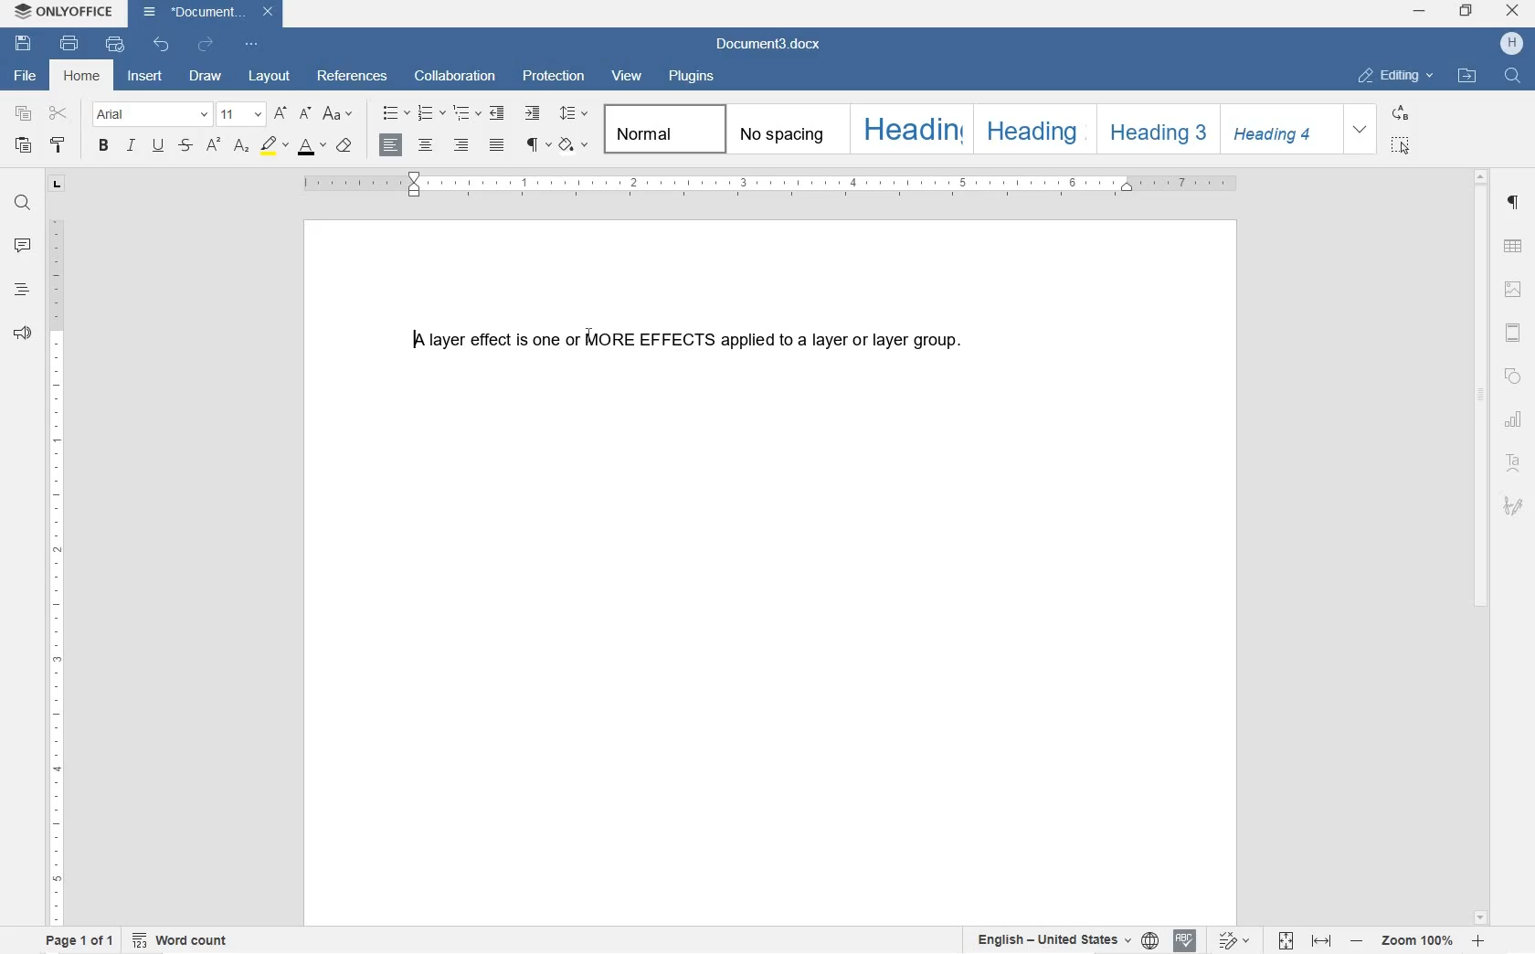 The width and height of the screenshot is (1535, 954). I want to click on FIND, so click(1511, 75).